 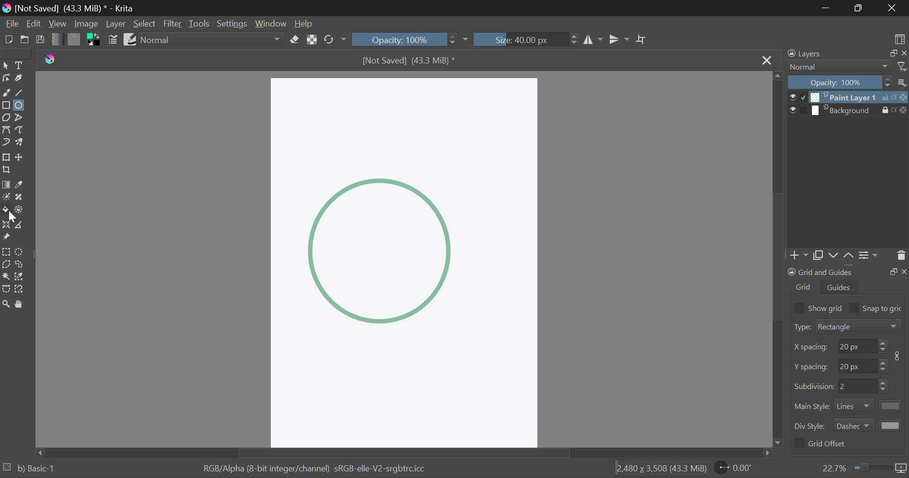 What do you see at coordinates (779, 259) in the screenshot?
I see `Scroll Bar` at bounding box center [779, 259].